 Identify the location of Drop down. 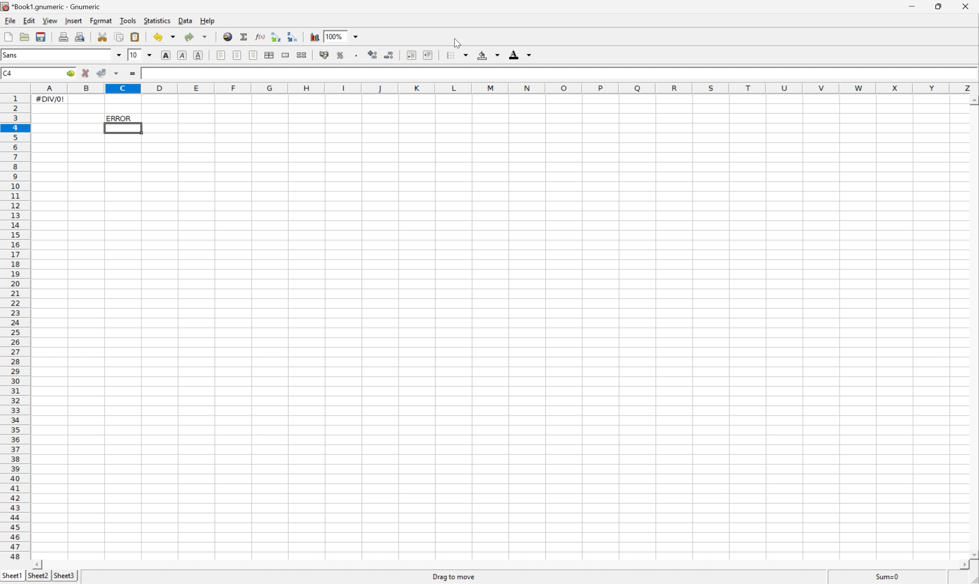
(357, 35).